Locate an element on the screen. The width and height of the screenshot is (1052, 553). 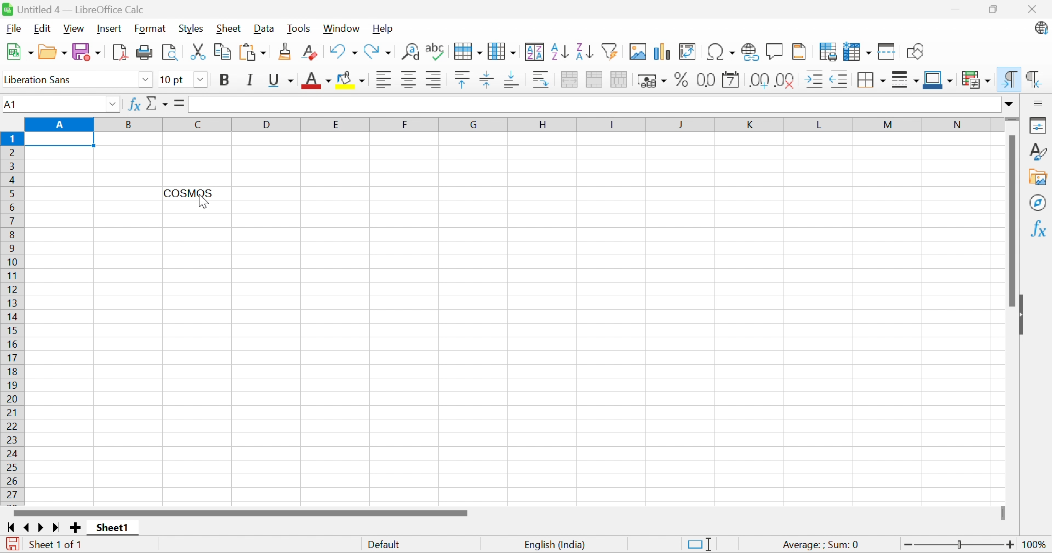
Cut is located at coordinates (200, 51).